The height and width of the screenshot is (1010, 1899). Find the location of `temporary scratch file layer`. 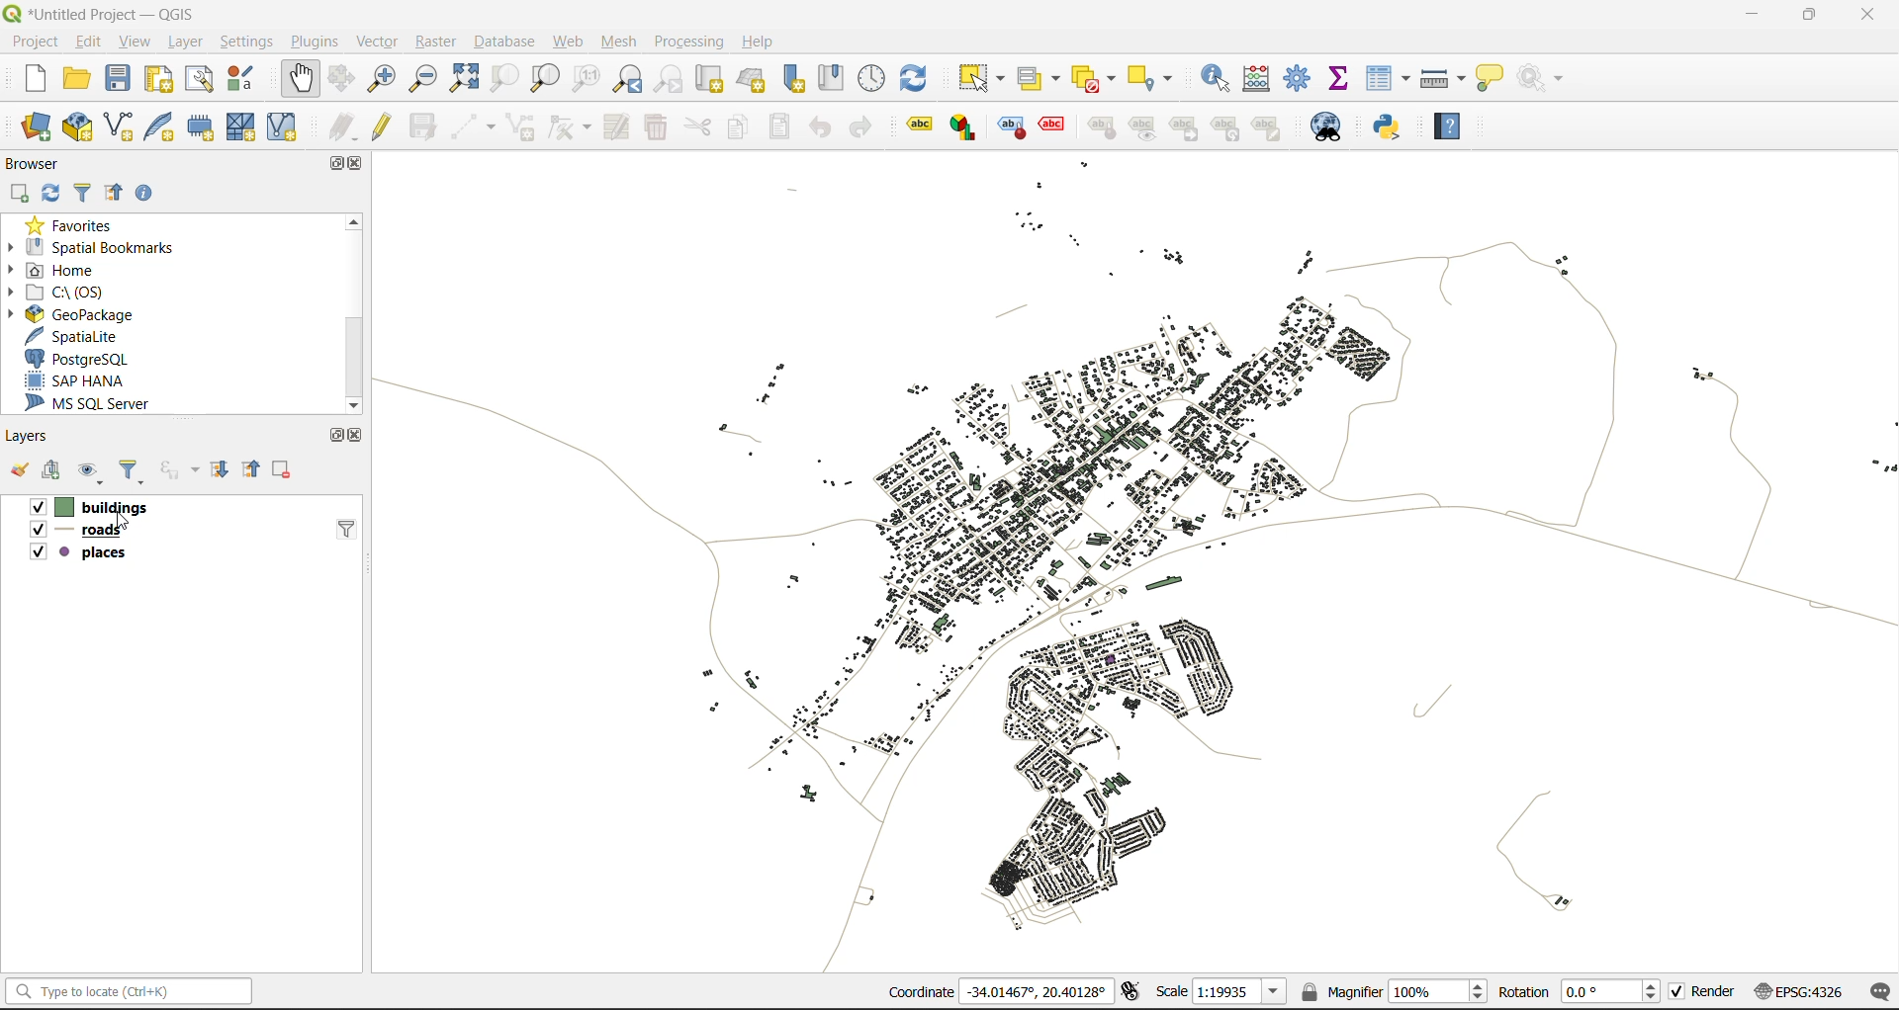

temporary scratch file layer is located at coordinates (207, 126).